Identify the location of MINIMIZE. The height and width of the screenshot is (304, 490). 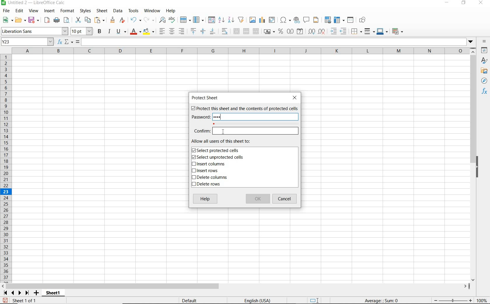
(447, 3).